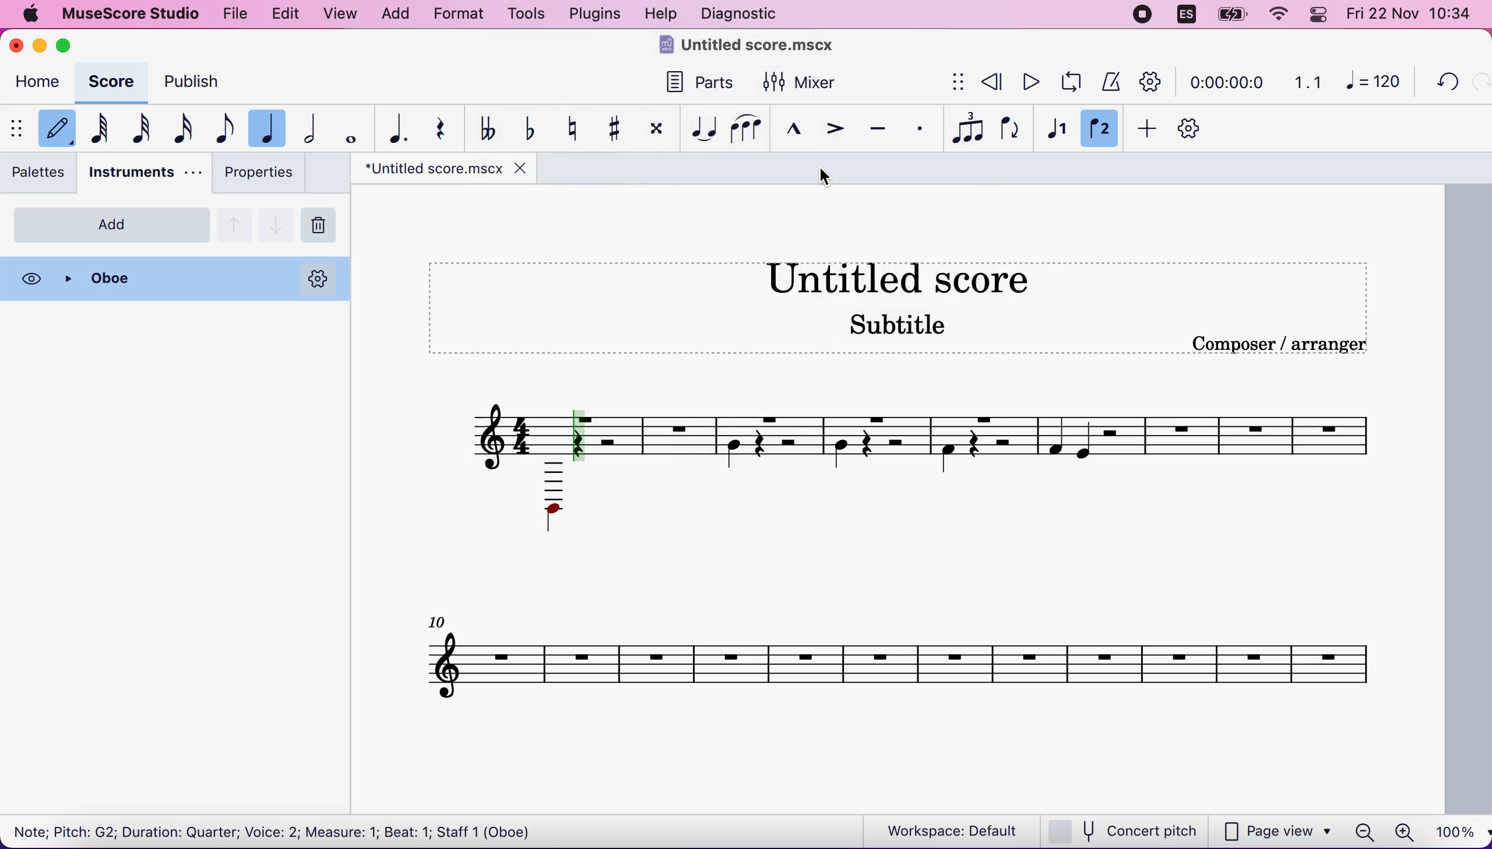 The height and width of the screenshot is (849, 1492). Describe the element at coordinates (38, 82) in the screenshot. I see `home` at that location.